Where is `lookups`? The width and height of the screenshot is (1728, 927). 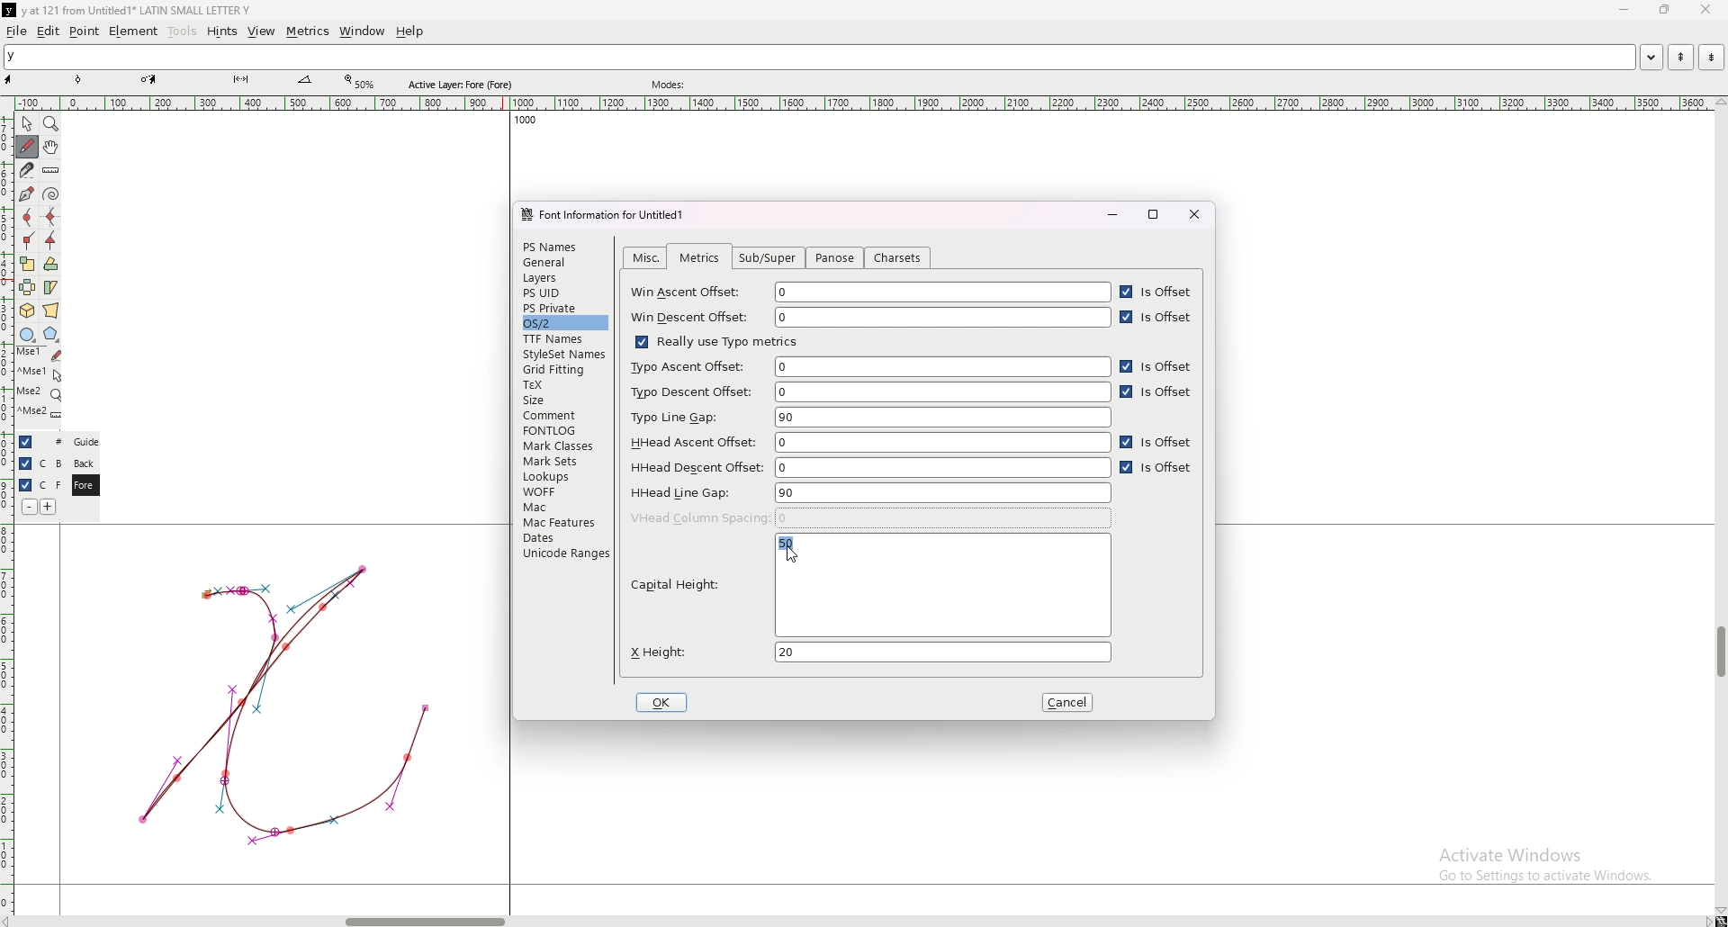
lookups is located at coordinates (562, 477).